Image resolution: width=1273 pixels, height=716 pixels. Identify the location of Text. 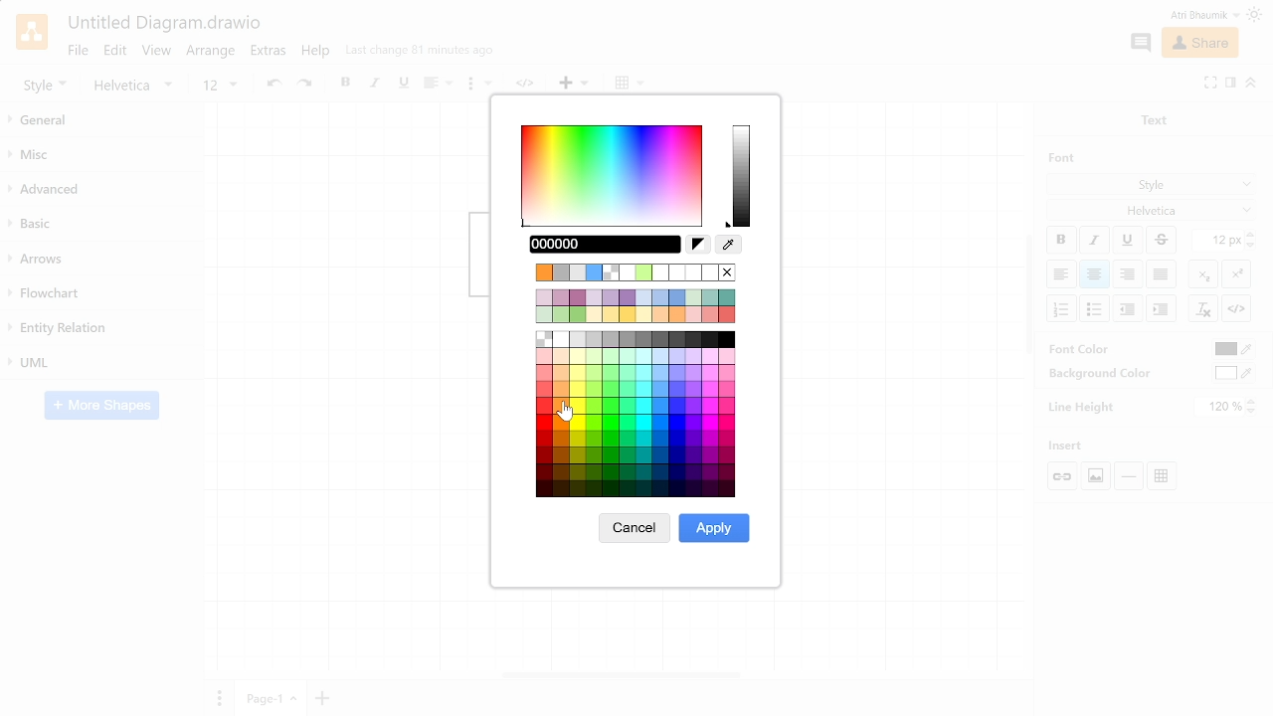
(1150, 118).